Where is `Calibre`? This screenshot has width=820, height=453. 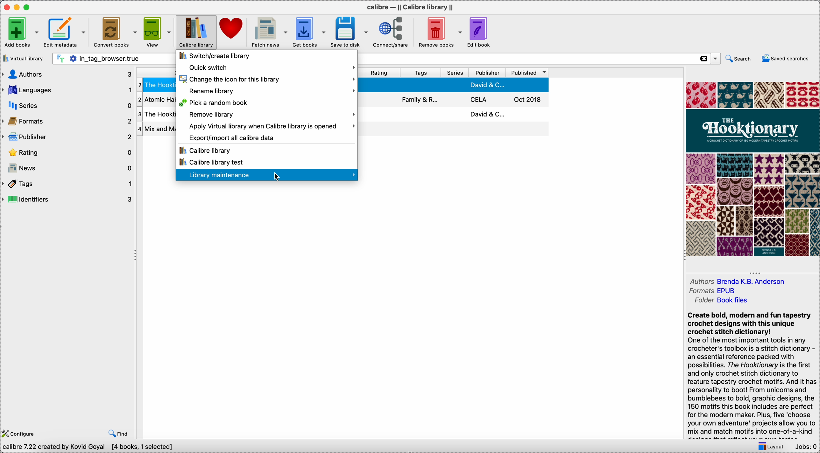
Calibre is located at coordinates (412, 6).